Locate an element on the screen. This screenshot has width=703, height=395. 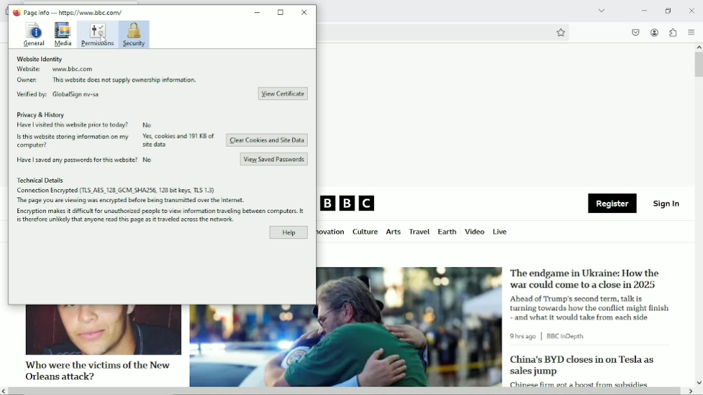
Encryption makes it difficult for unauthorized people to view information traveling between computers. it is therefore unlikely that anyone read this page as it travelled across the network. is located at coordinates (161, 215).